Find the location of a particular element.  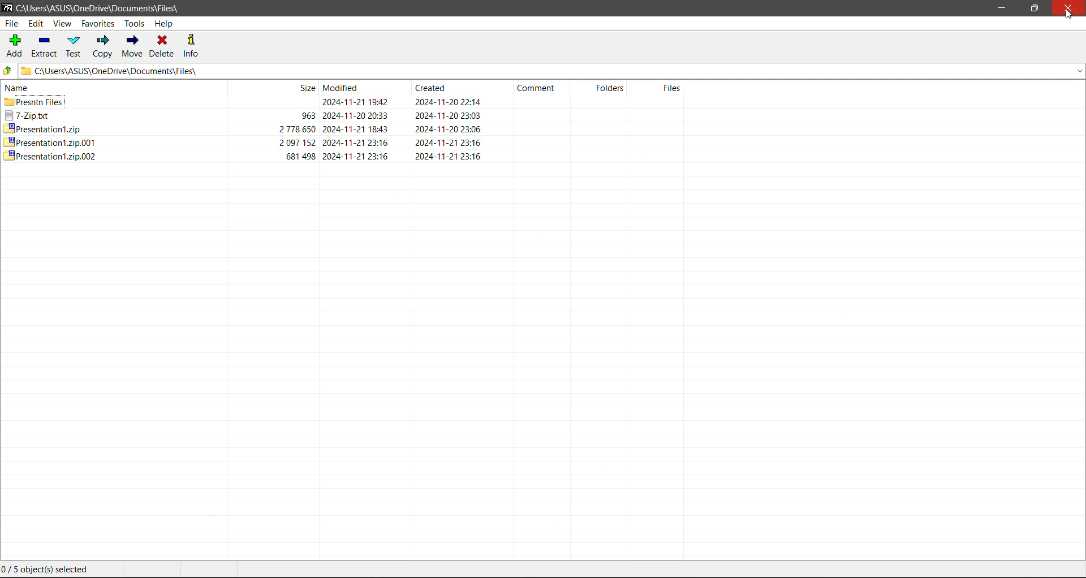

View is located at coordinates (65, 24).